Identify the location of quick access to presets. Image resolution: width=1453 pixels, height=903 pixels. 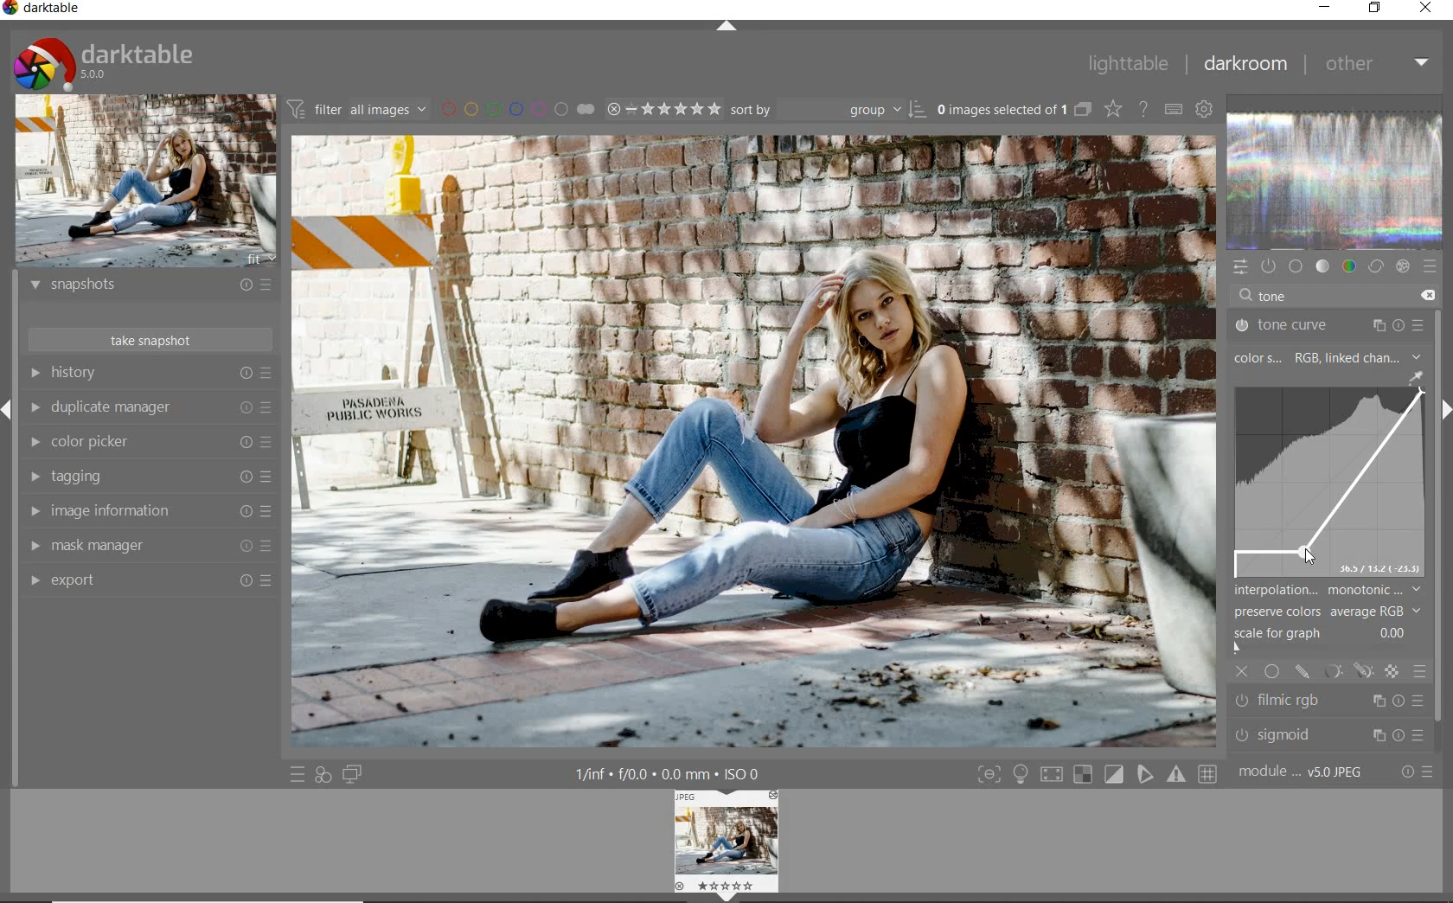
(298, 774).